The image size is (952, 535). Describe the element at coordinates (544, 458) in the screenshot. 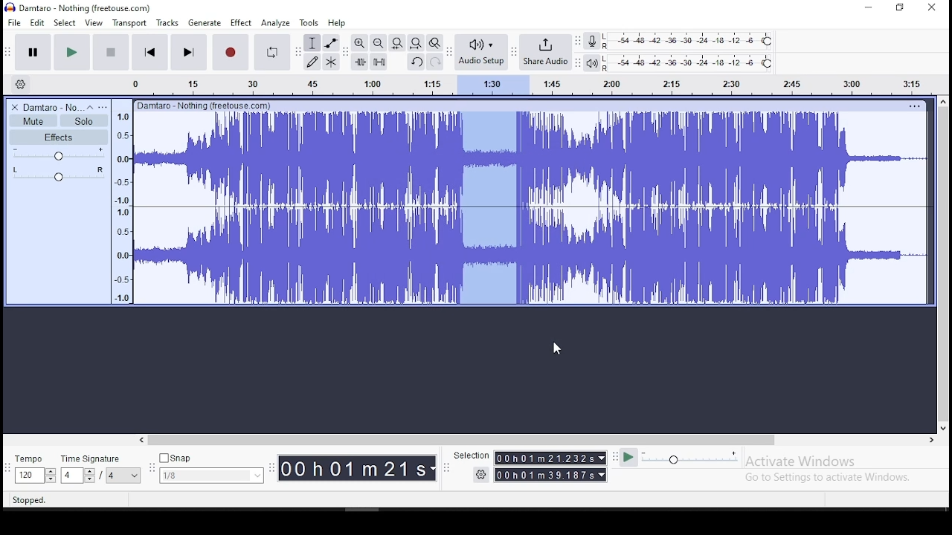

I see `00Oh01m 21.232` at that location.